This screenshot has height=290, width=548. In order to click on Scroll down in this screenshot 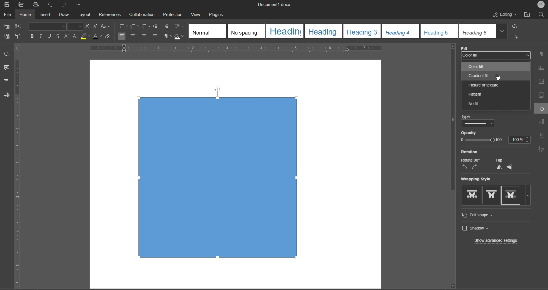, I will do `click(453, 285)`.